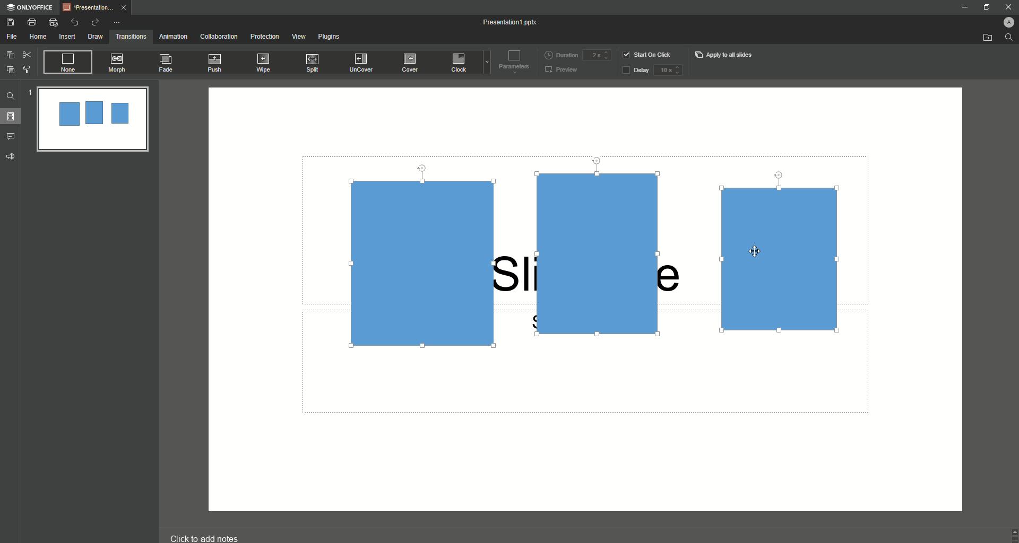  I want to click on Slide Preview, so click(92, 120).